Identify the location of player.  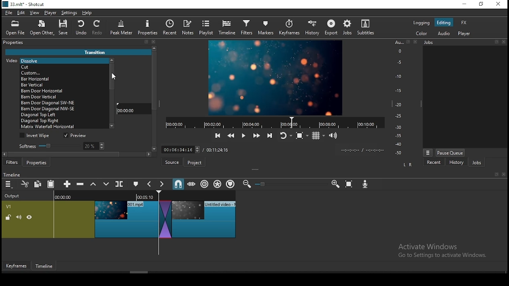
(51, 13).